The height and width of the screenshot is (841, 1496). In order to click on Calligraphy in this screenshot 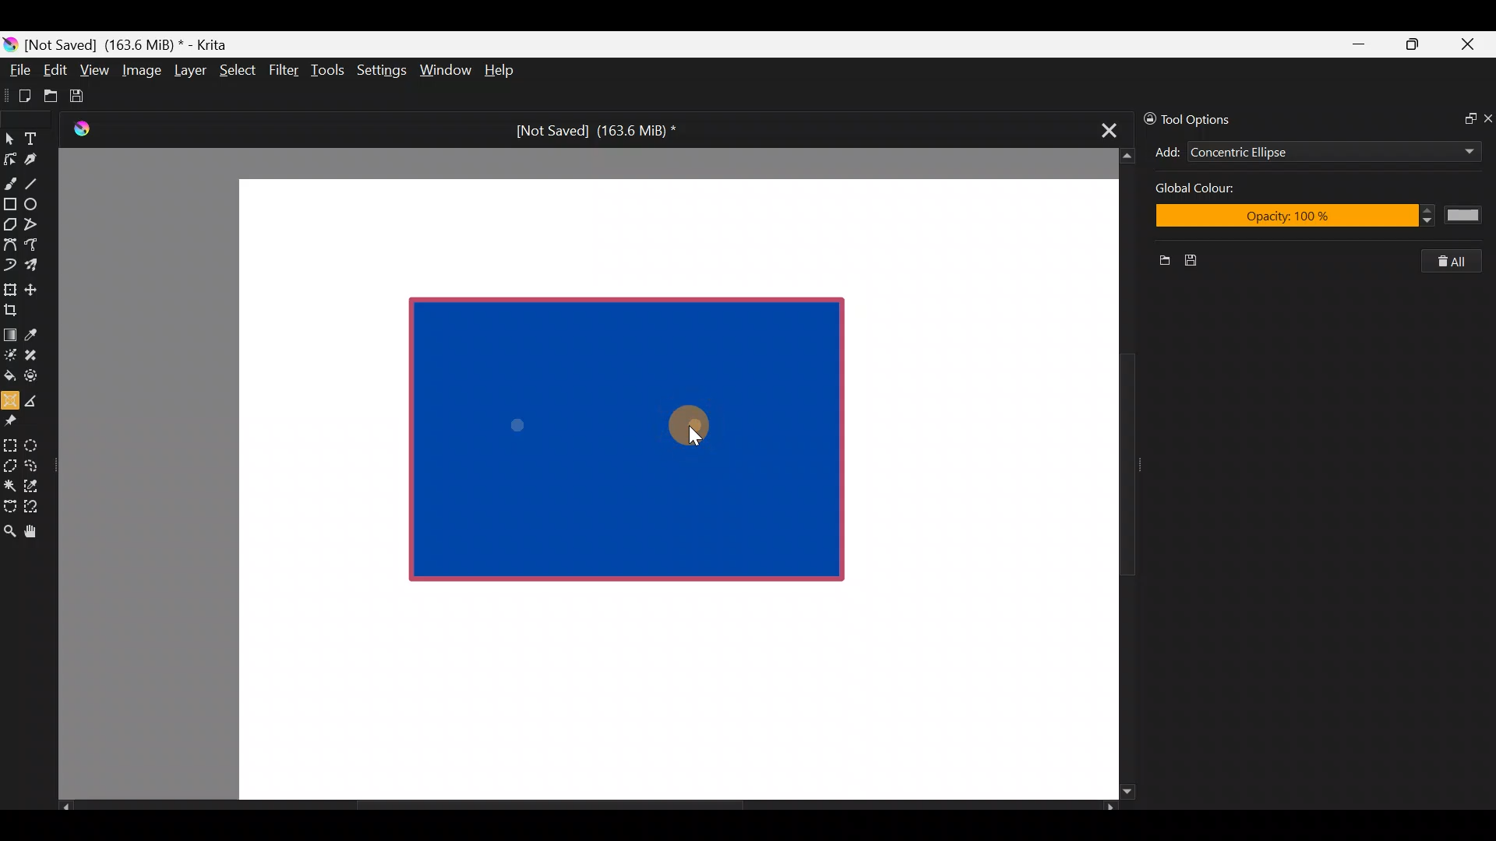, I will do `click(42, 162)`.